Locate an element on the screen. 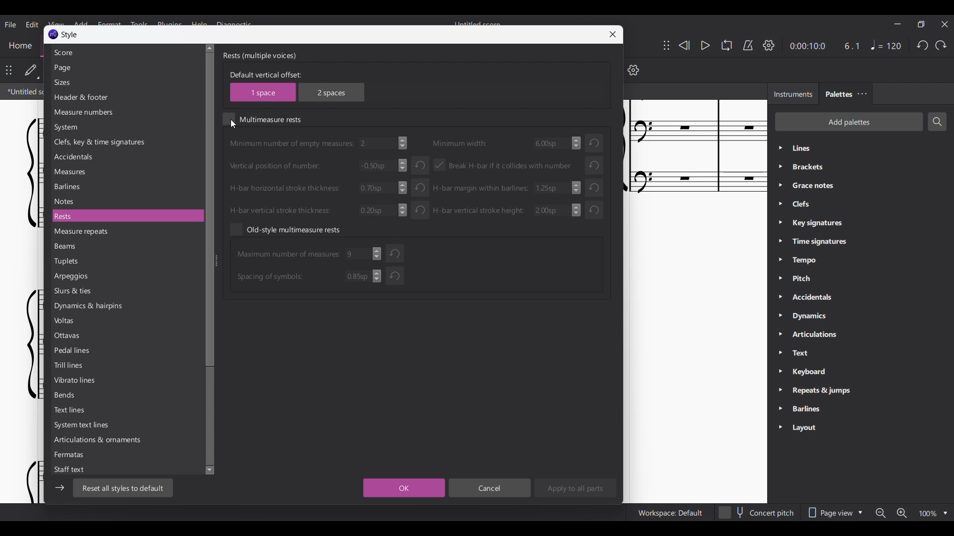 The image size is (954, 536). Voltas is located at coordinates (126, 321).